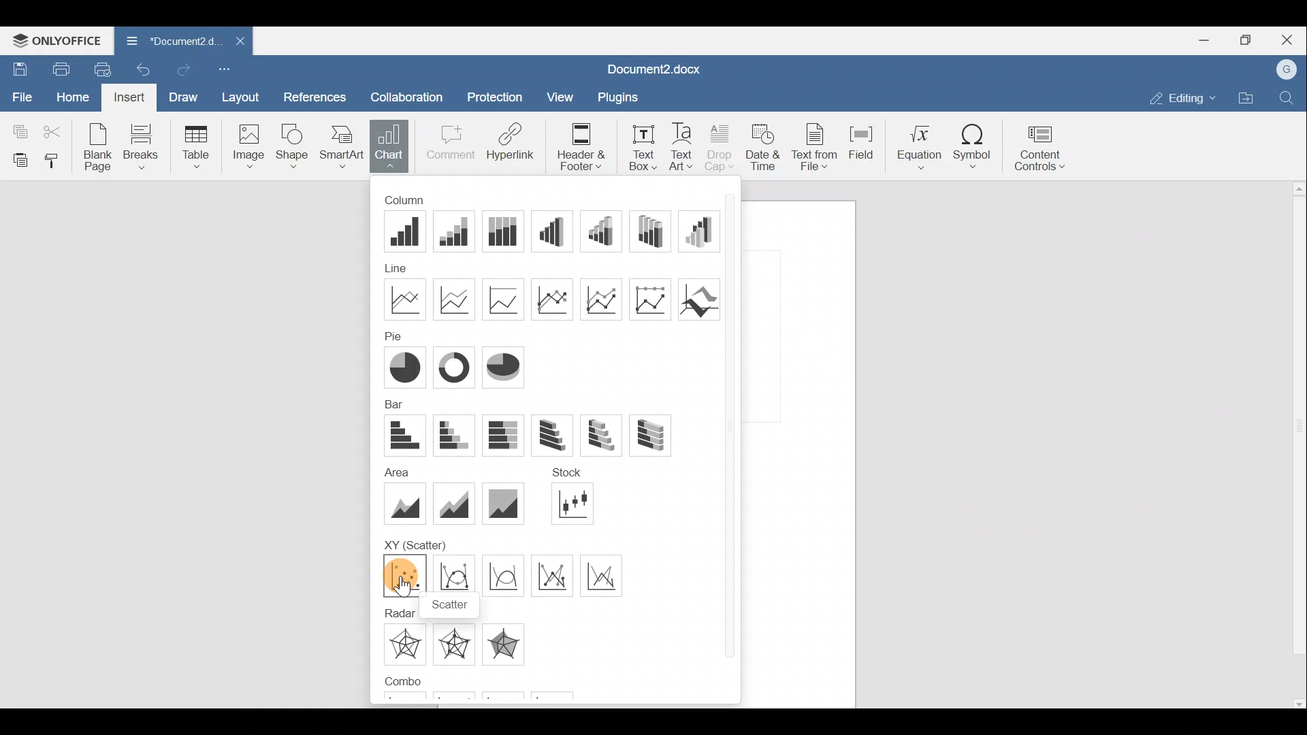 This screenshot has width=1307, height=735. I want to click on Field, so click(863, 145).